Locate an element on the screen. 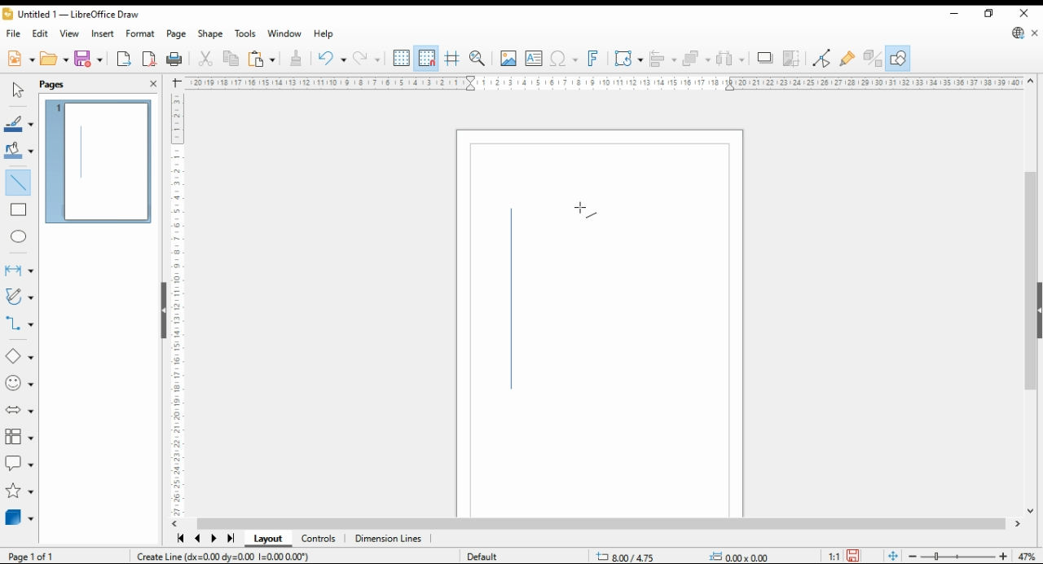 The height and width of the screenshot is (564, 1043). ellipse is located at coordinates (19, 235).